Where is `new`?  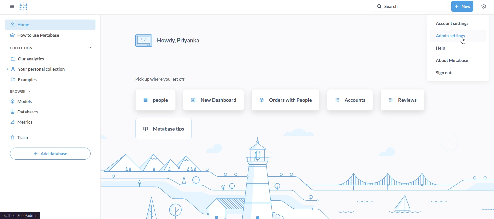 new is located at coordinates (462, 6).